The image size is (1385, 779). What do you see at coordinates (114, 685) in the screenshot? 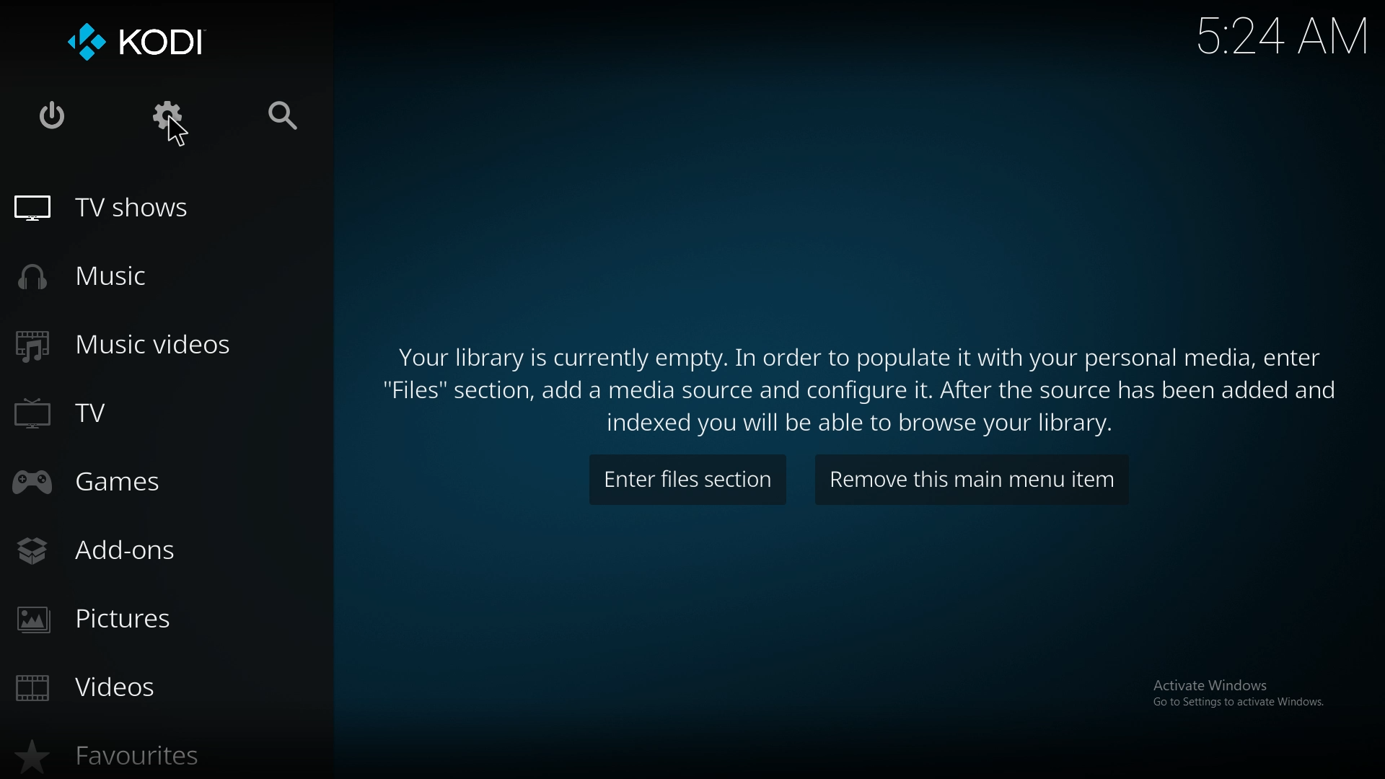
I see `videos` at bounding box center [114, 685].